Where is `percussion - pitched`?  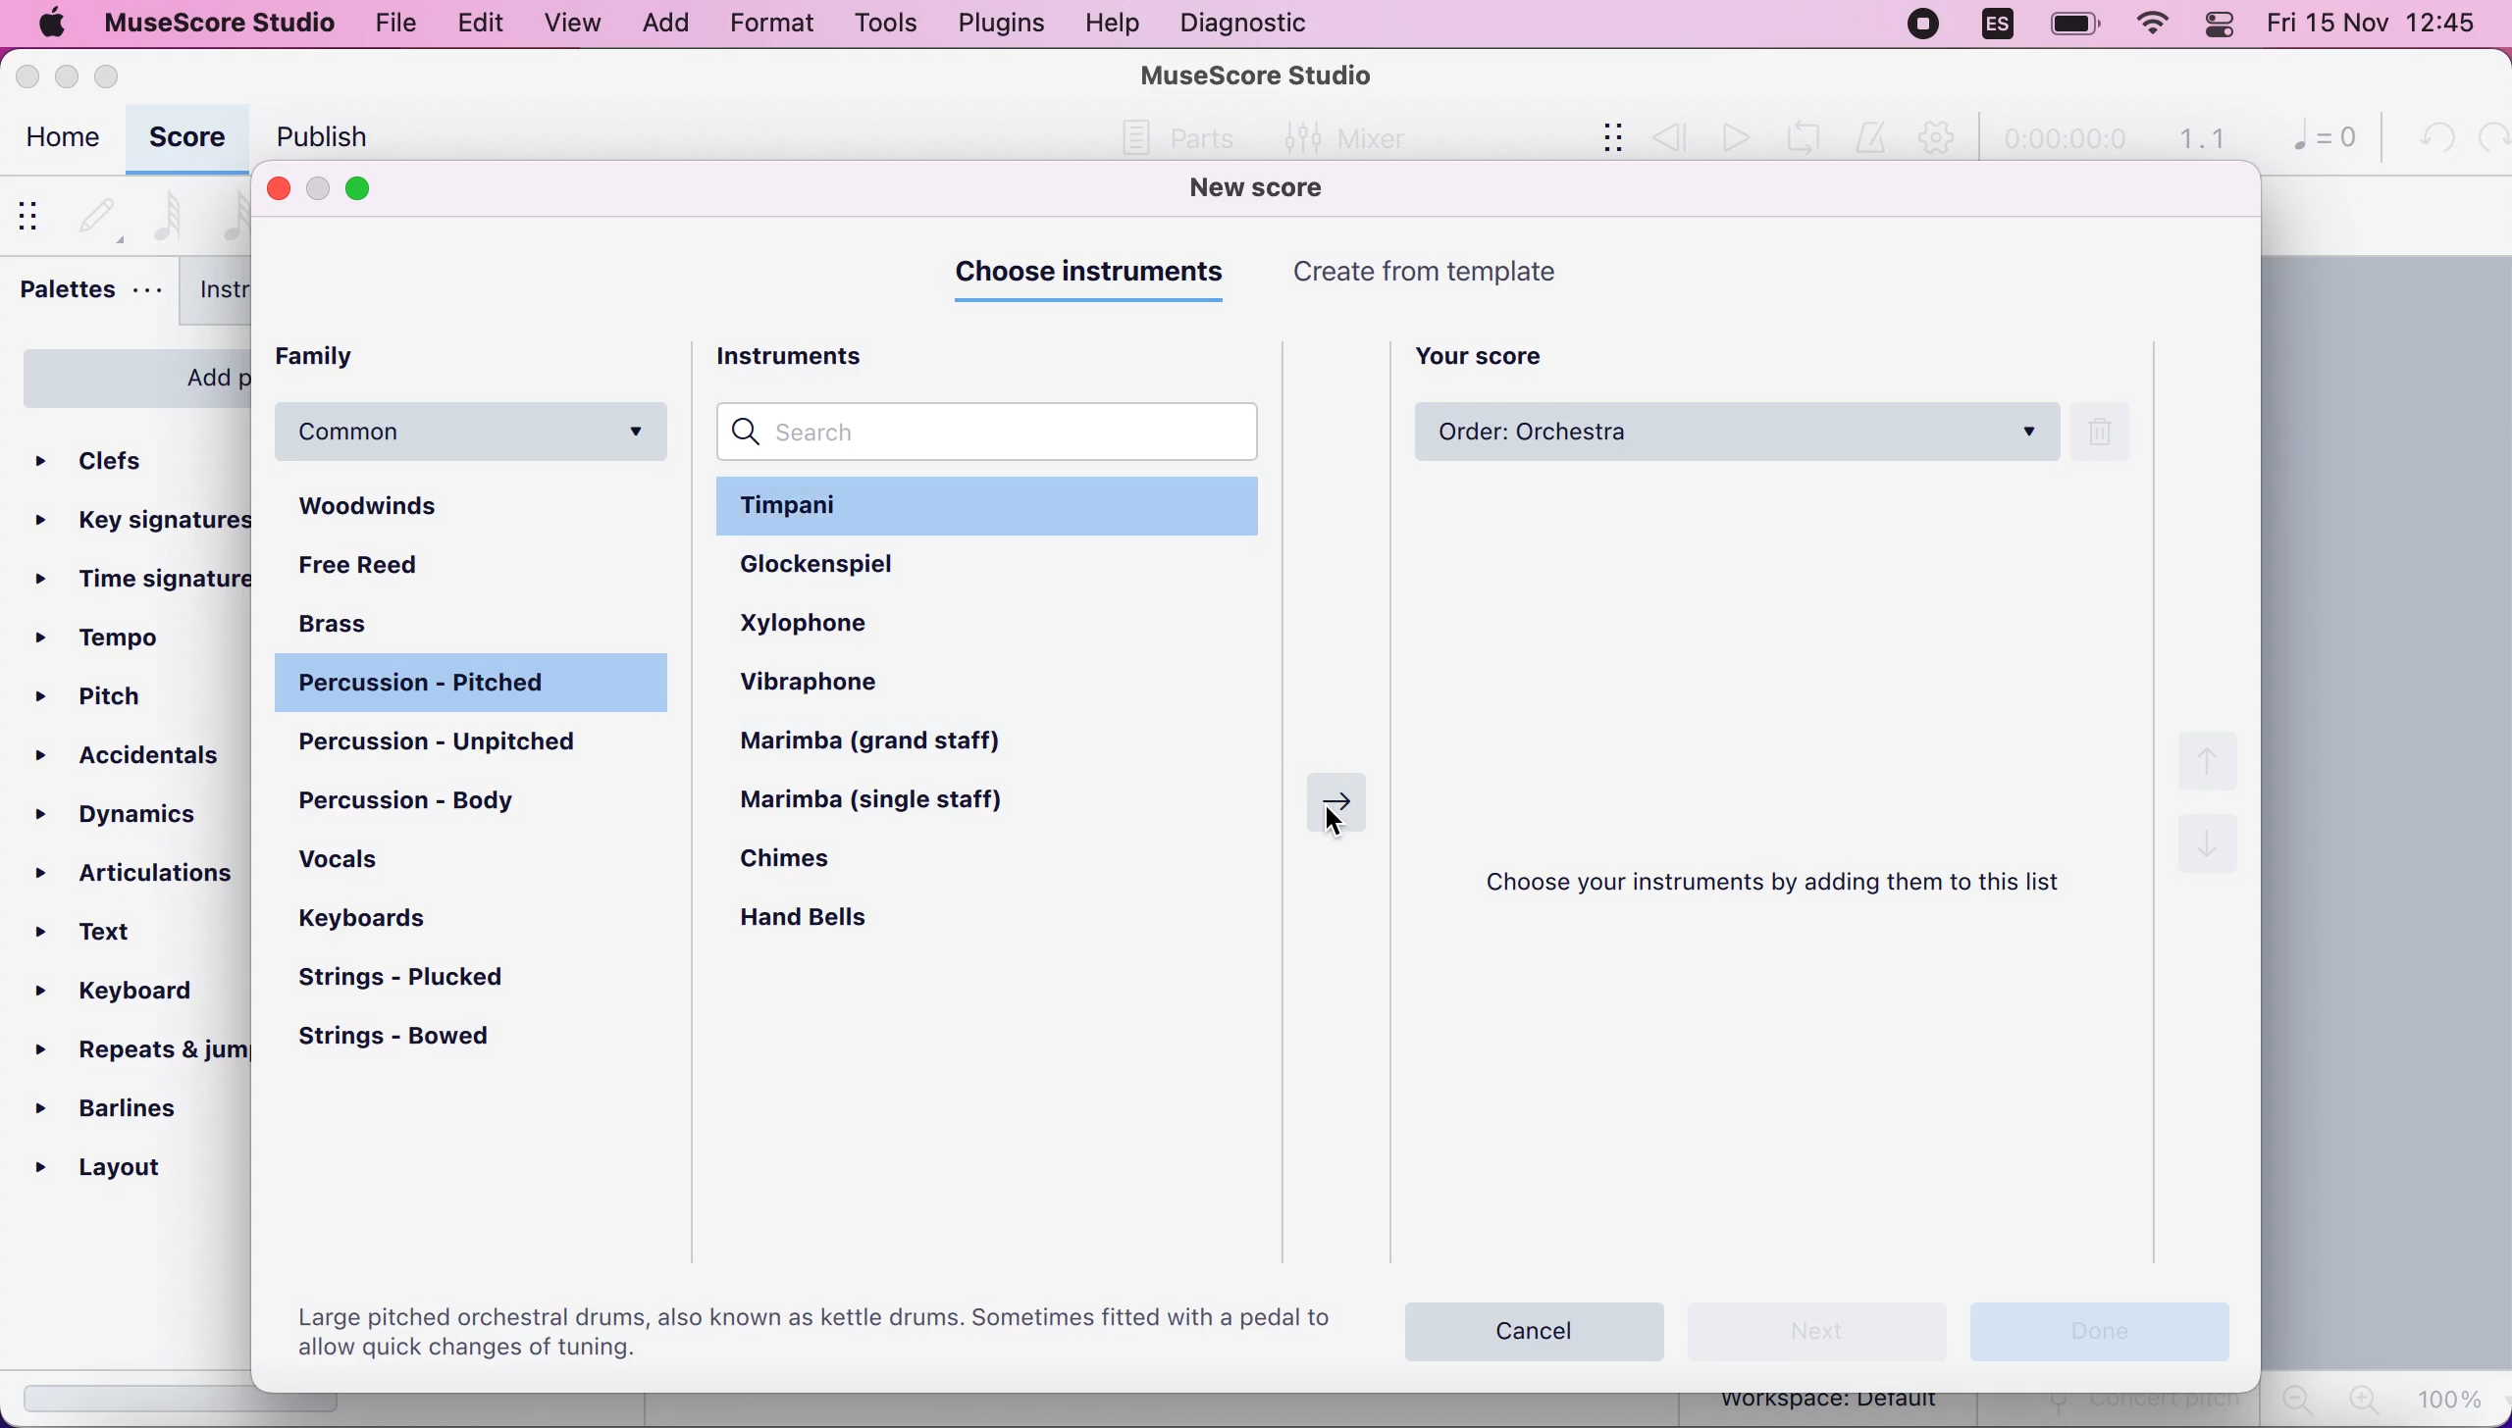 percussion - pitched is located at coordinates (468, 685).